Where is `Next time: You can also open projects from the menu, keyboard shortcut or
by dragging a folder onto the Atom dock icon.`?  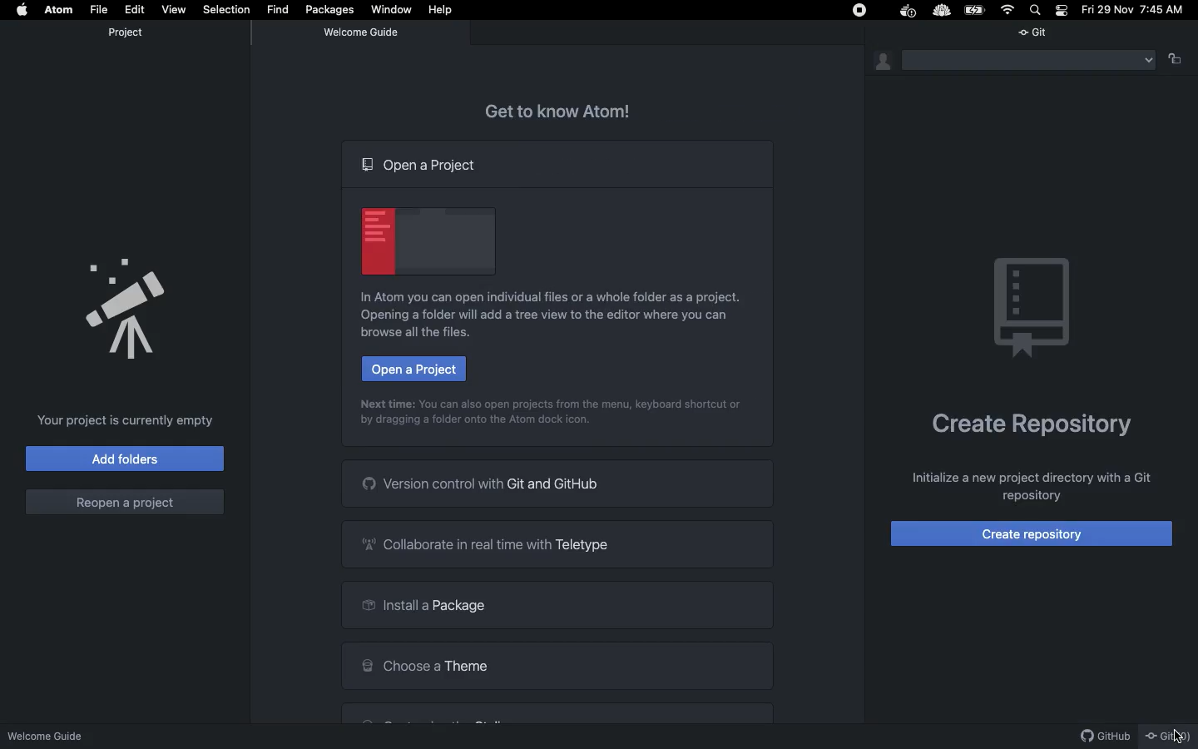
Next time: You can also open projects from the menu, keyboard shortcut or
by dragging a folder onto the Atom dock icon. is located at coordinates (554, 416).